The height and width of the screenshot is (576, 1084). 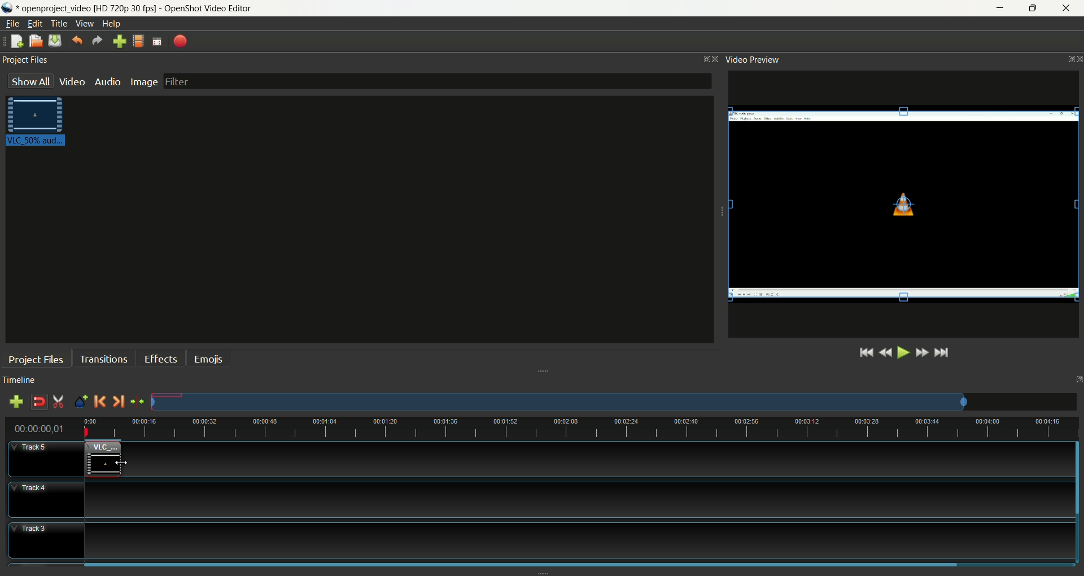 I want to click on jump to the end, so click(x=943, y=354).